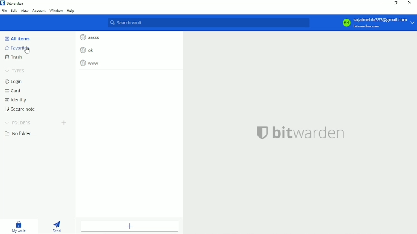 The width and height of the screenshot is (417, 234). Describe the element at coordinates (129, 226) in the screenshot. I see `Add item` at that location.